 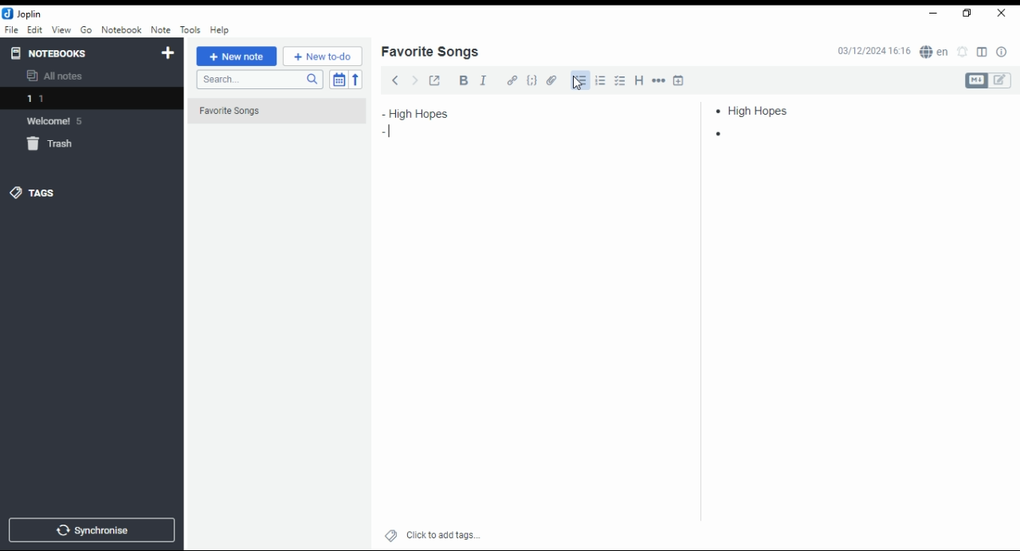 What do you see at coordinates (988, 80) in the screenshot?
I see `toggle editors` at bounding box center [988, 80].